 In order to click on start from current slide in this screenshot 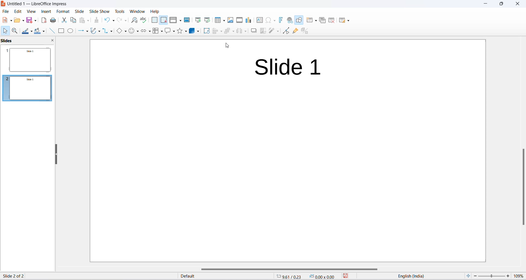, I will do `click(207, 20)`.